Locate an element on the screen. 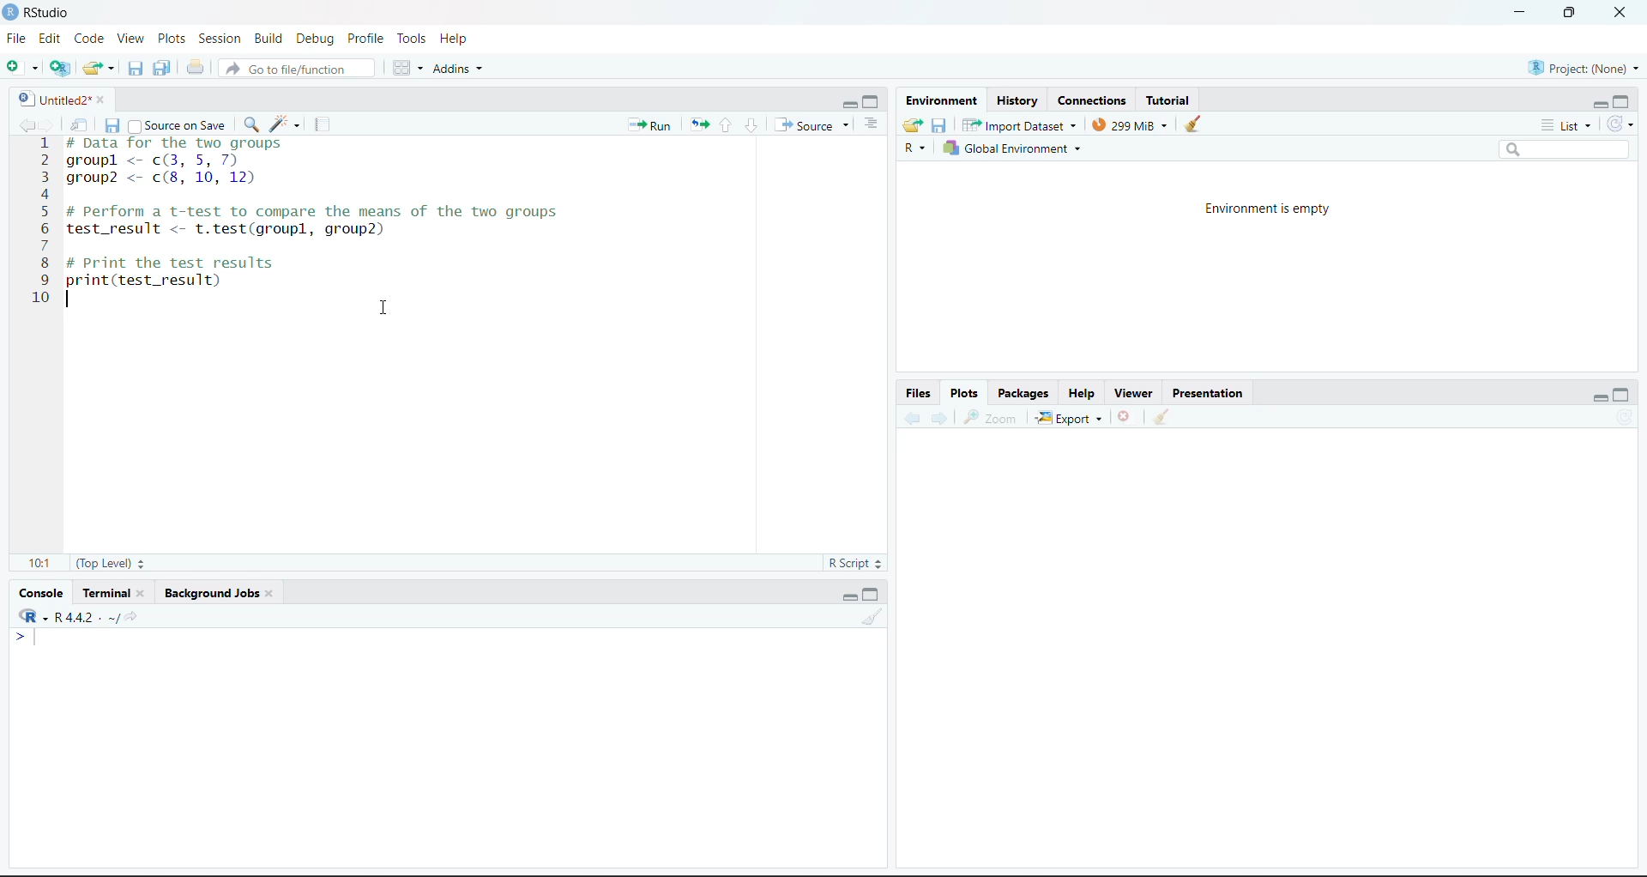  addins is located at coordinates (462, 67).